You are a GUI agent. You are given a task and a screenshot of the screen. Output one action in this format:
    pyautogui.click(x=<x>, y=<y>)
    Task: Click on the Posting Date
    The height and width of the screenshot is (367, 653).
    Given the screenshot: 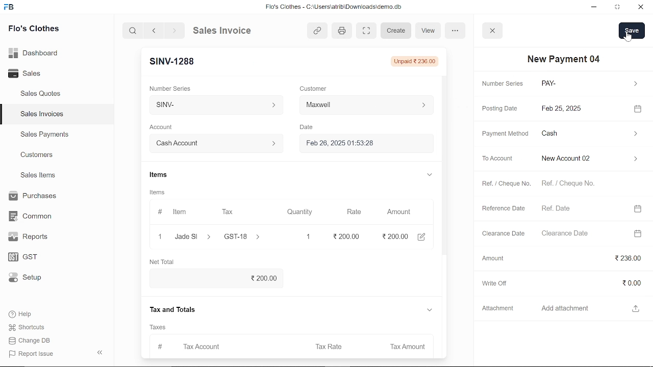 What is the action you would take?
    pyautogui.click(x=499, y=109)
    